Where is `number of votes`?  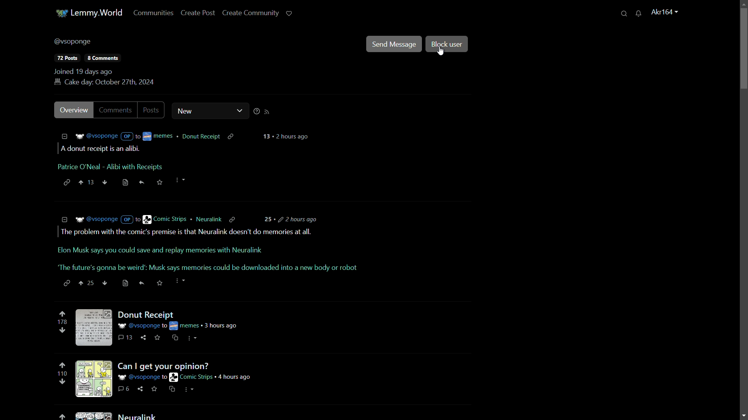 number of votes is located at coordinates (64, 322).